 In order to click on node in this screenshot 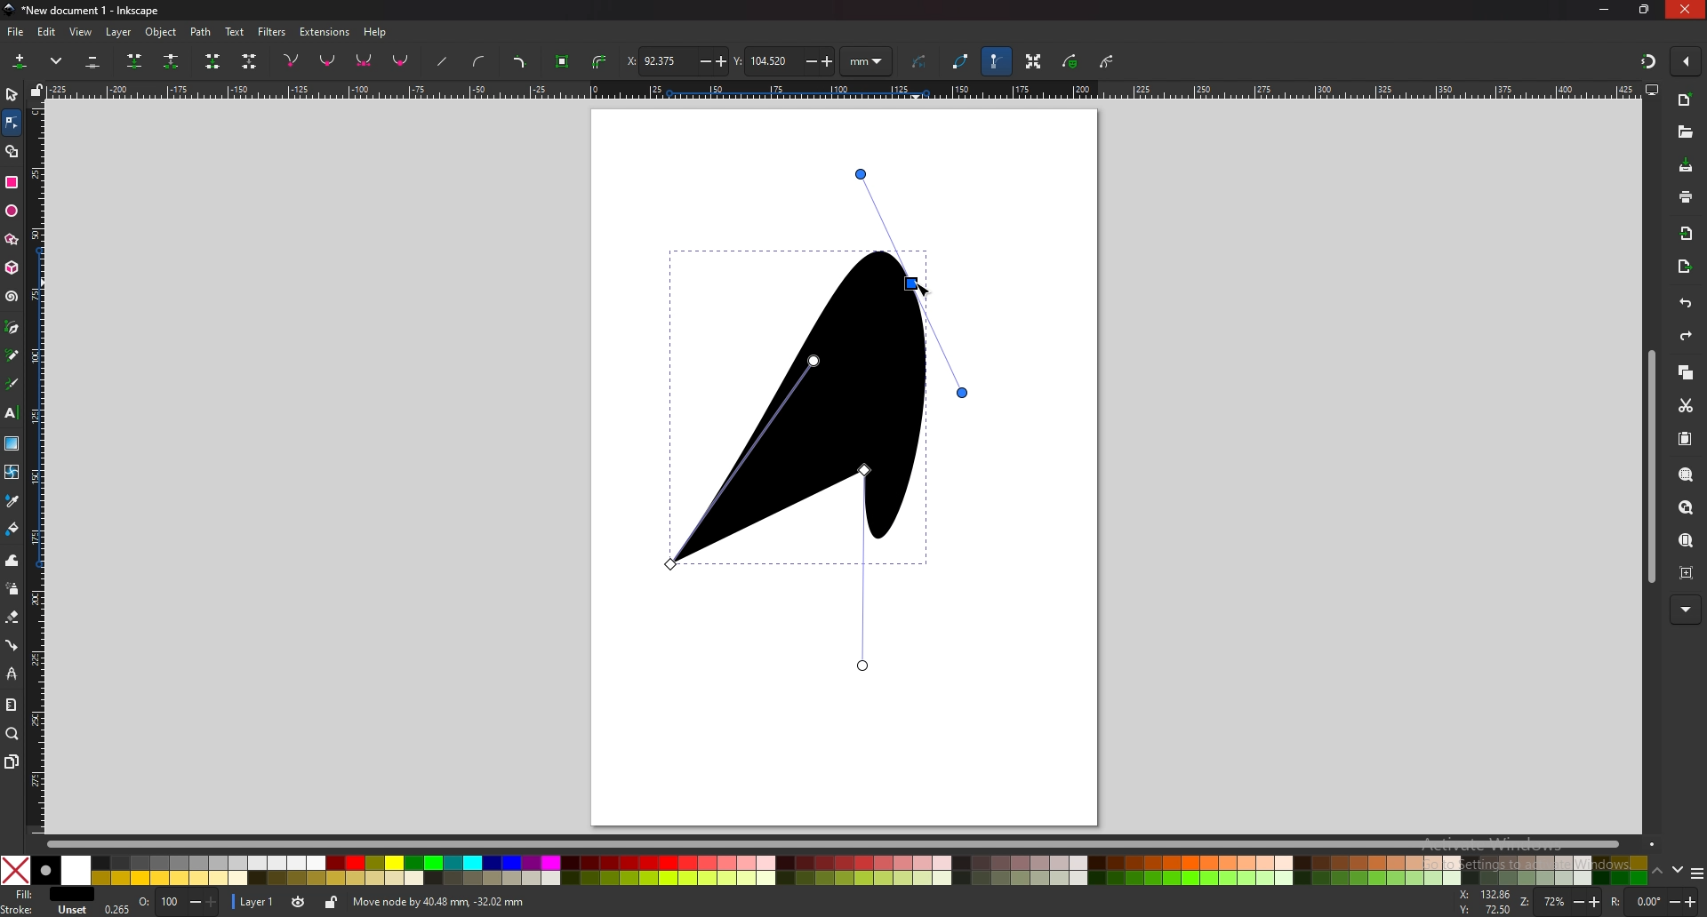, I will do `click(11, 122)`.